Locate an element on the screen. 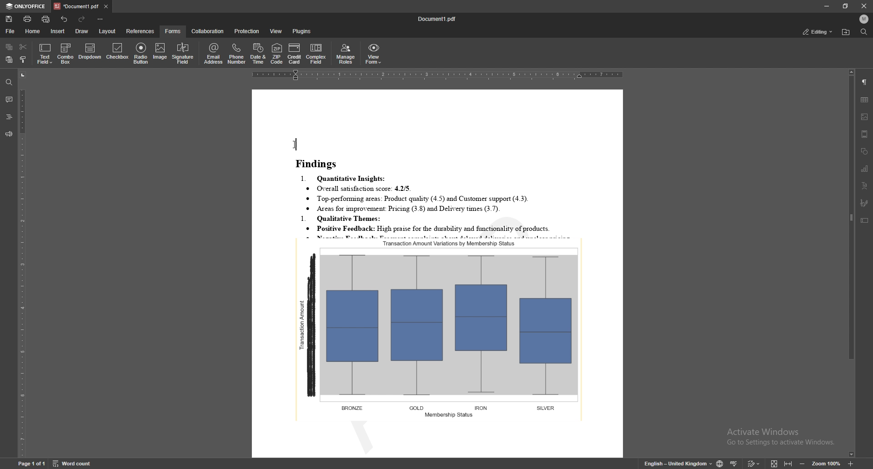 The image size is (873, 469). fit to width is located at coordinates (788, 464).